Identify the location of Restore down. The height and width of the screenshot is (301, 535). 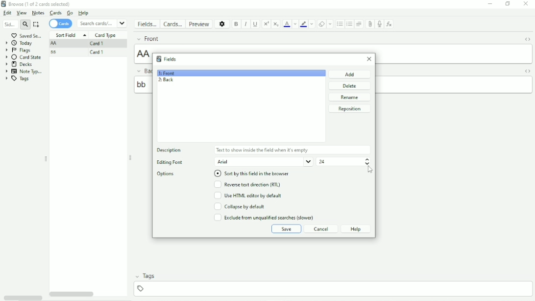
(508, 4).